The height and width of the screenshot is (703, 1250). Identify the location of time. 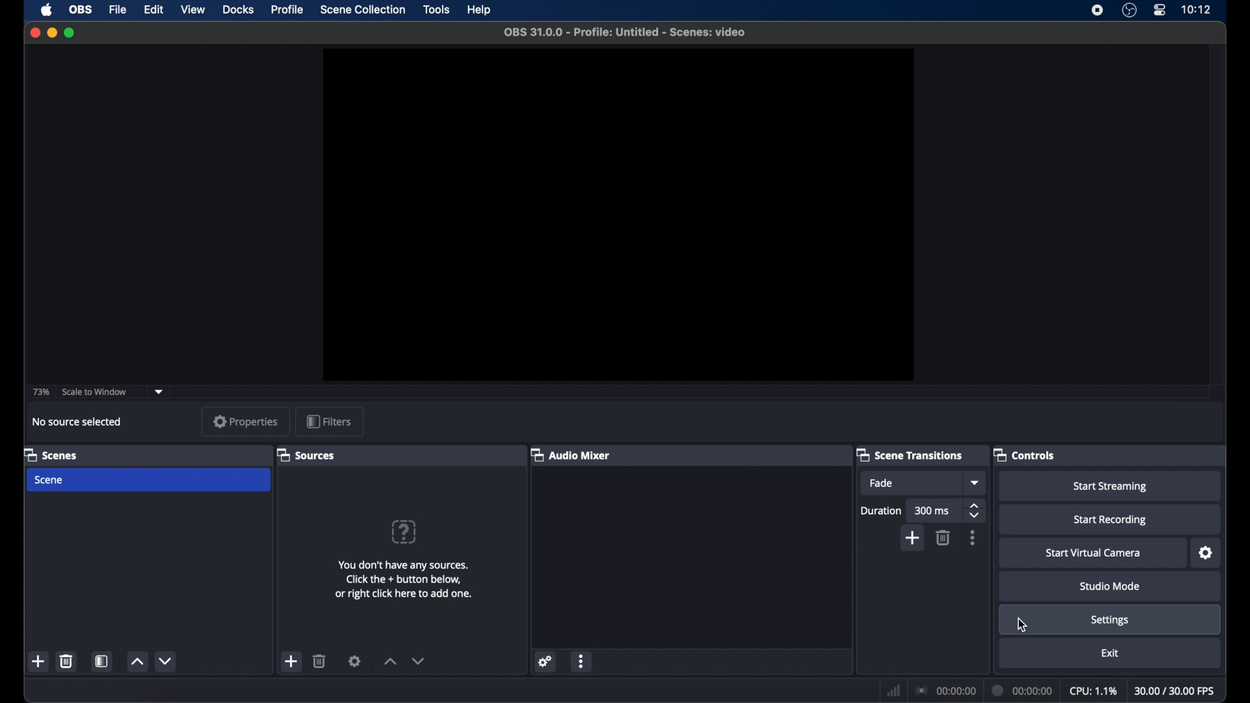
(1196, 10).